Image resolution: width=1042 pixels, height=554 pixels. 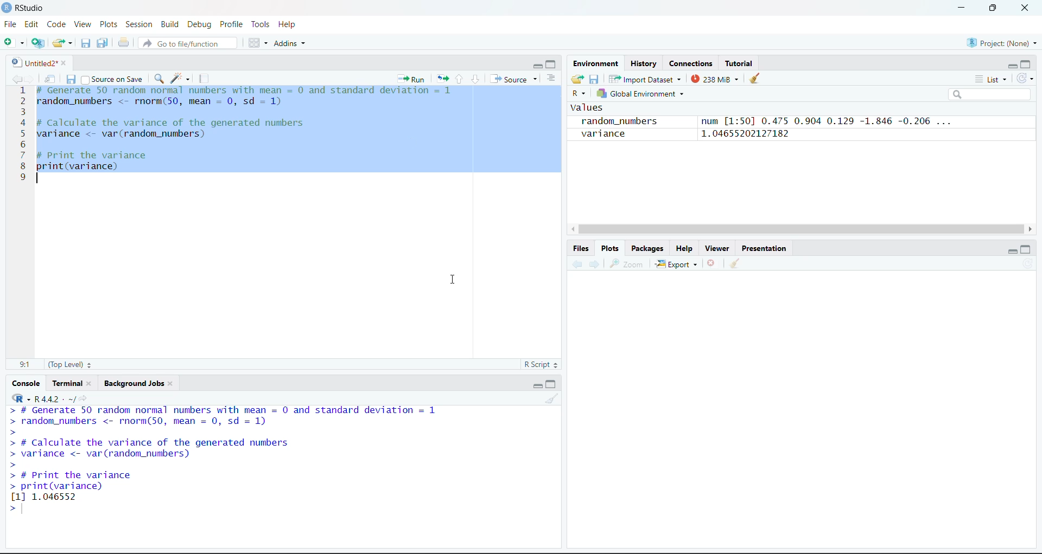 I want to click on Top Level, so click(x=70, y=364).